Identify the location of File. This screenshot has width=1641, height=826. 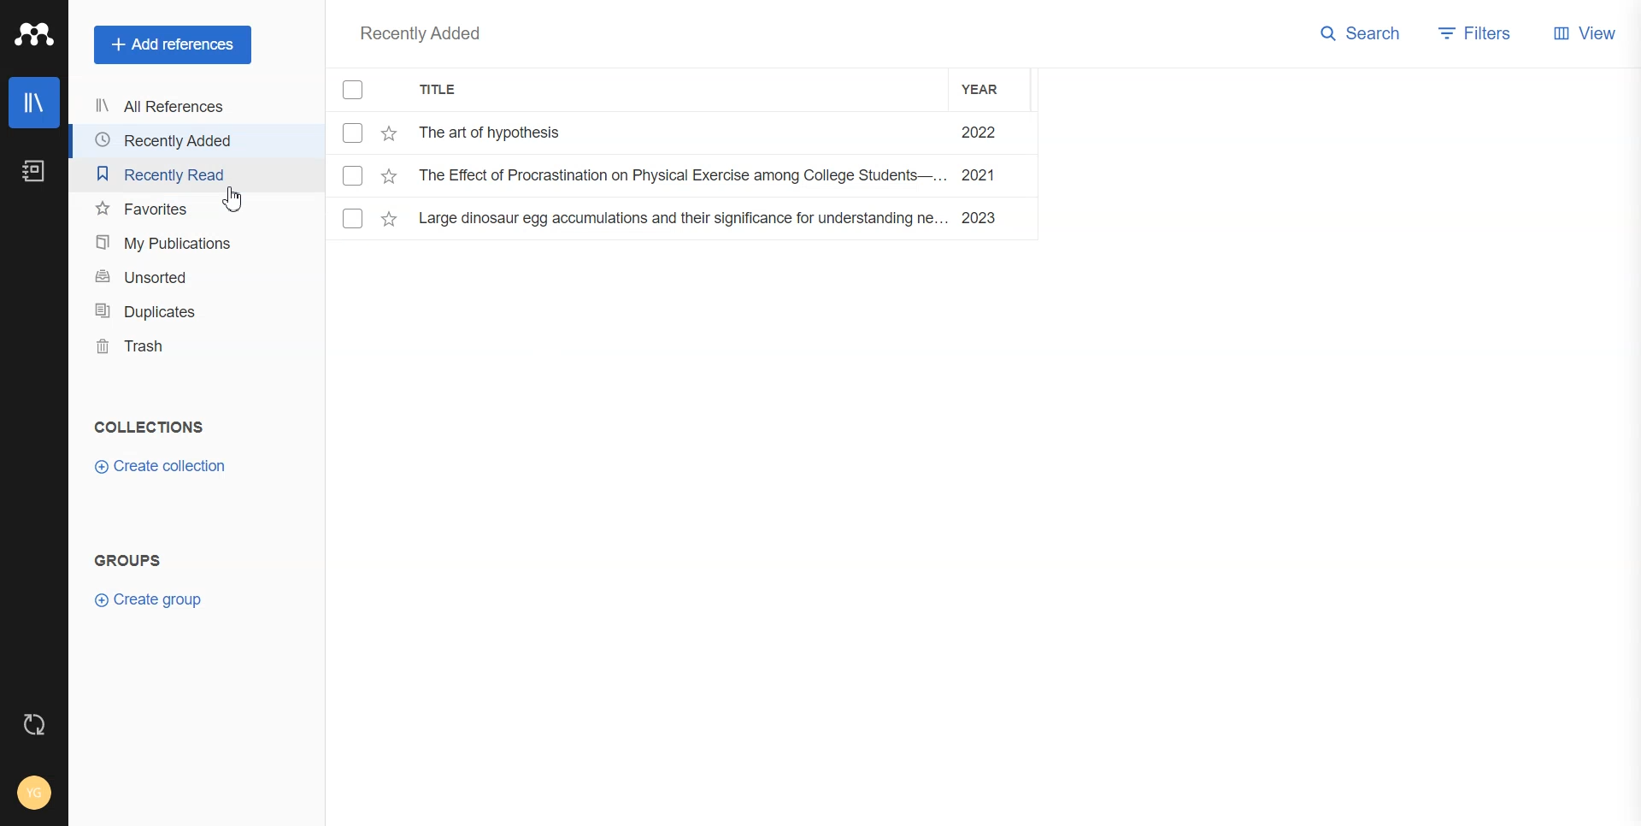
(683, 133).